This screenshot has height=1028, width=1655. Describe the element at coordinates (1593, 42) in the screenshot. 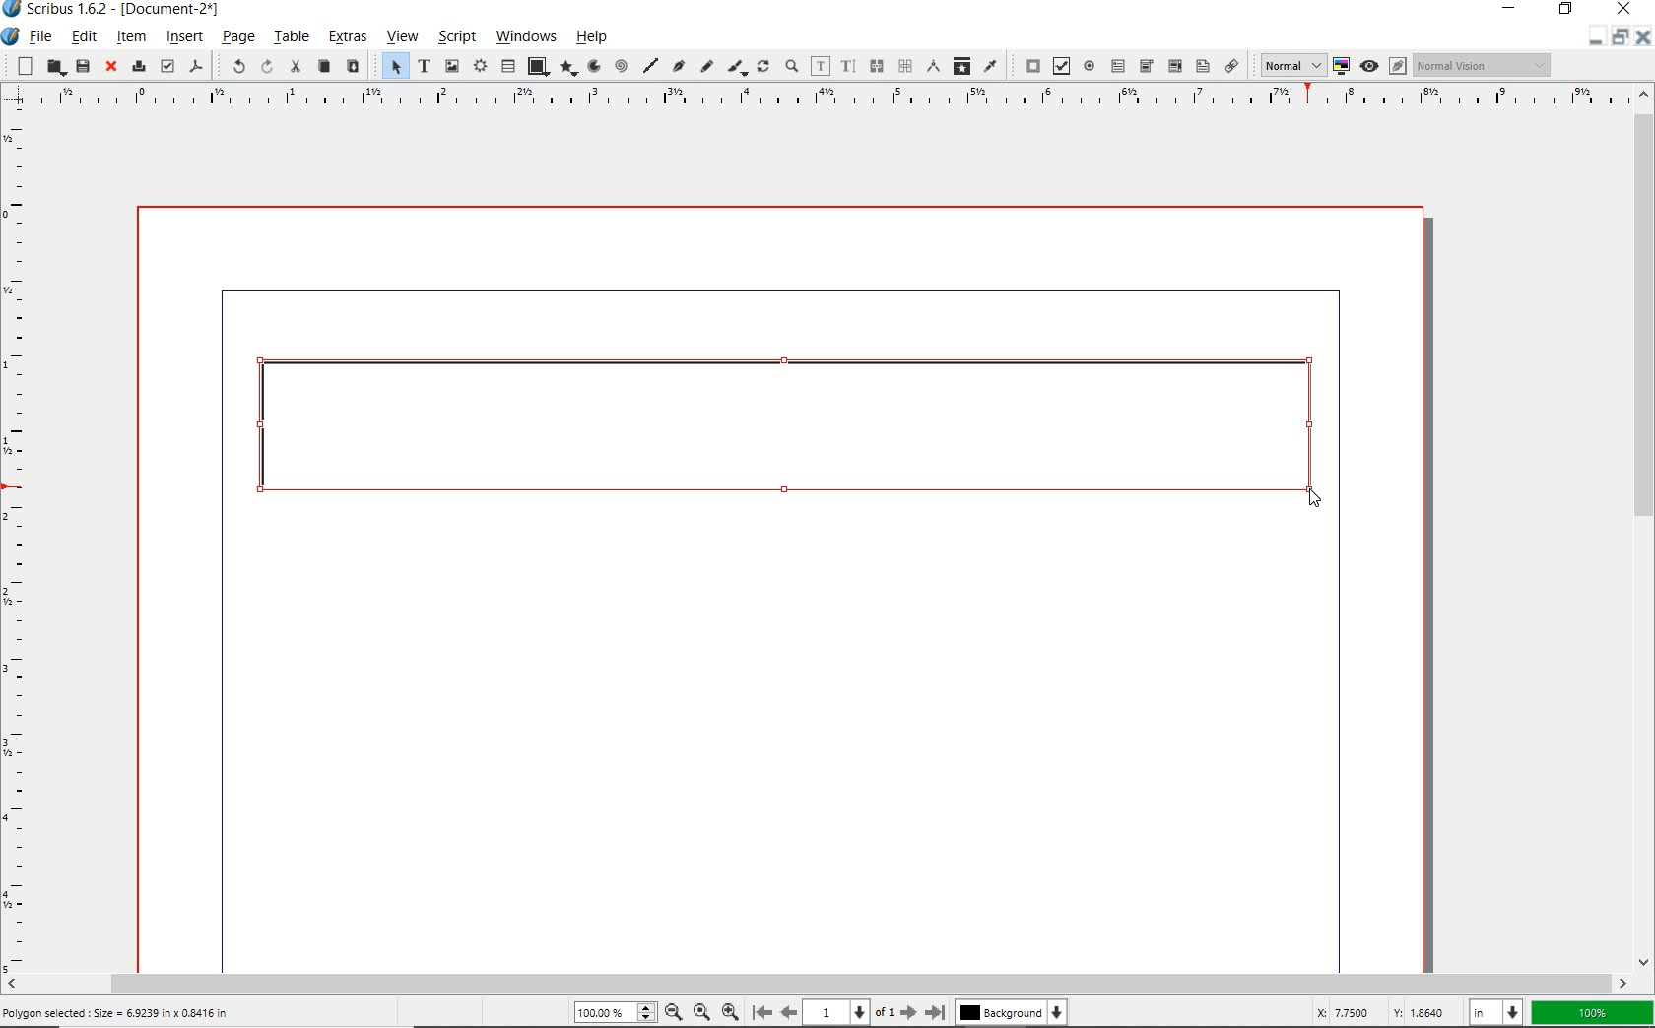

I see `minimize` at that location.